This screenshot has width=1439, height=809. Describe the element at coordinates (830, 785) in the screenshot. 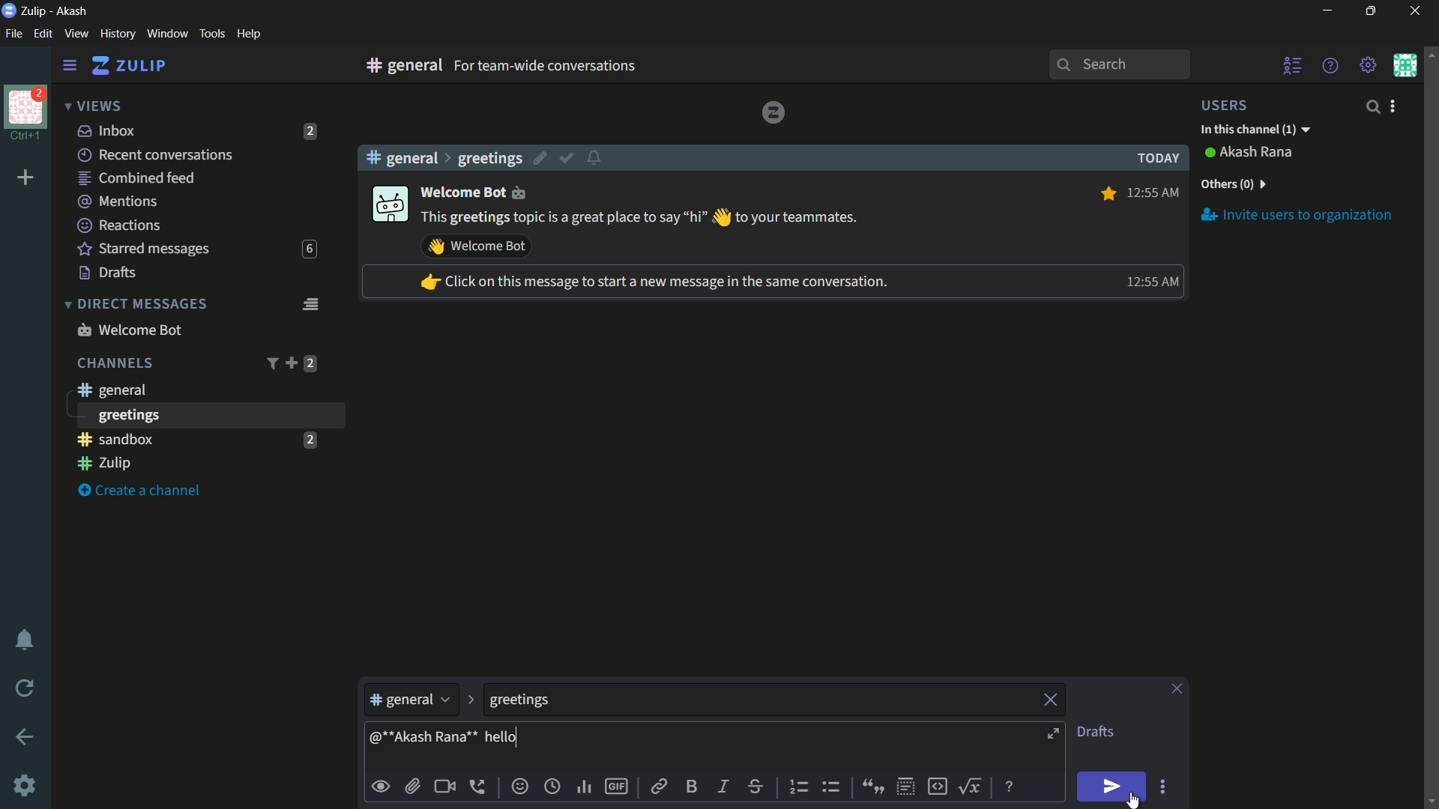

I see `underordered list` at that location.